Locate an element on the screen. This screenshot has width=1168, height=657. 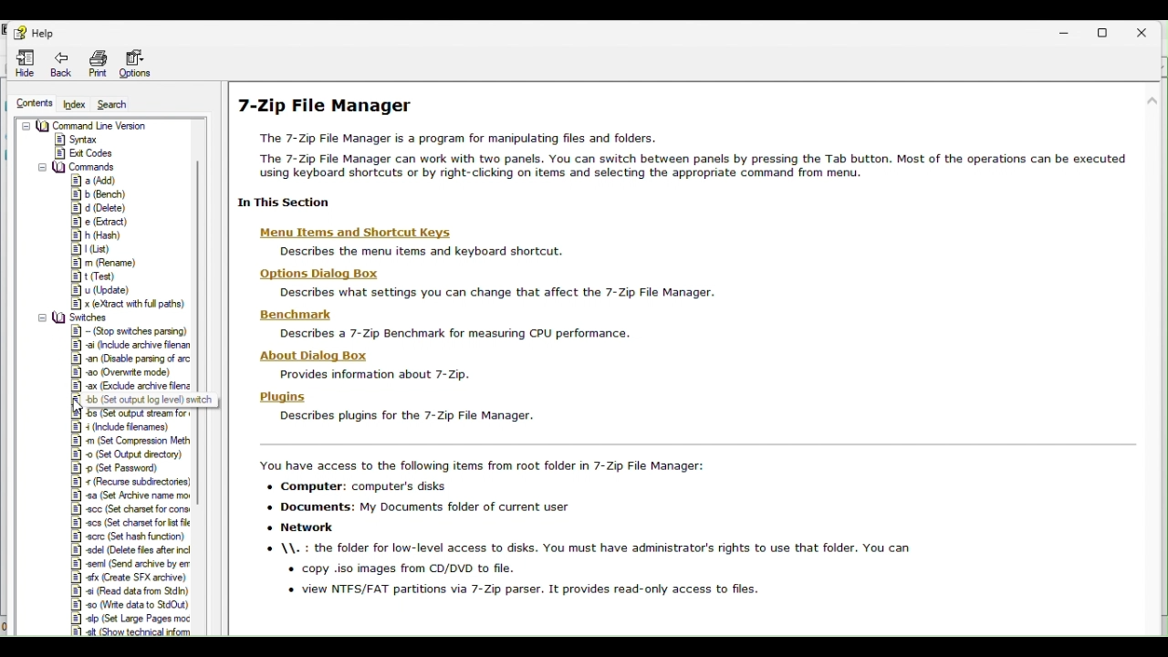
§] m (Rename) is located at coordinates (107, 263).